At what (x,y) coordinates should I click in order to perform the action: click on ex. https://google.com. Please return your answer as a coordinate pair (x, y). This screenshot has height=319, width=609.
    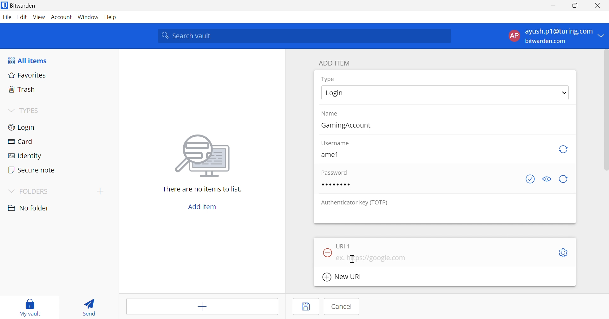
    Looking at the image, I should click on (372, 258).